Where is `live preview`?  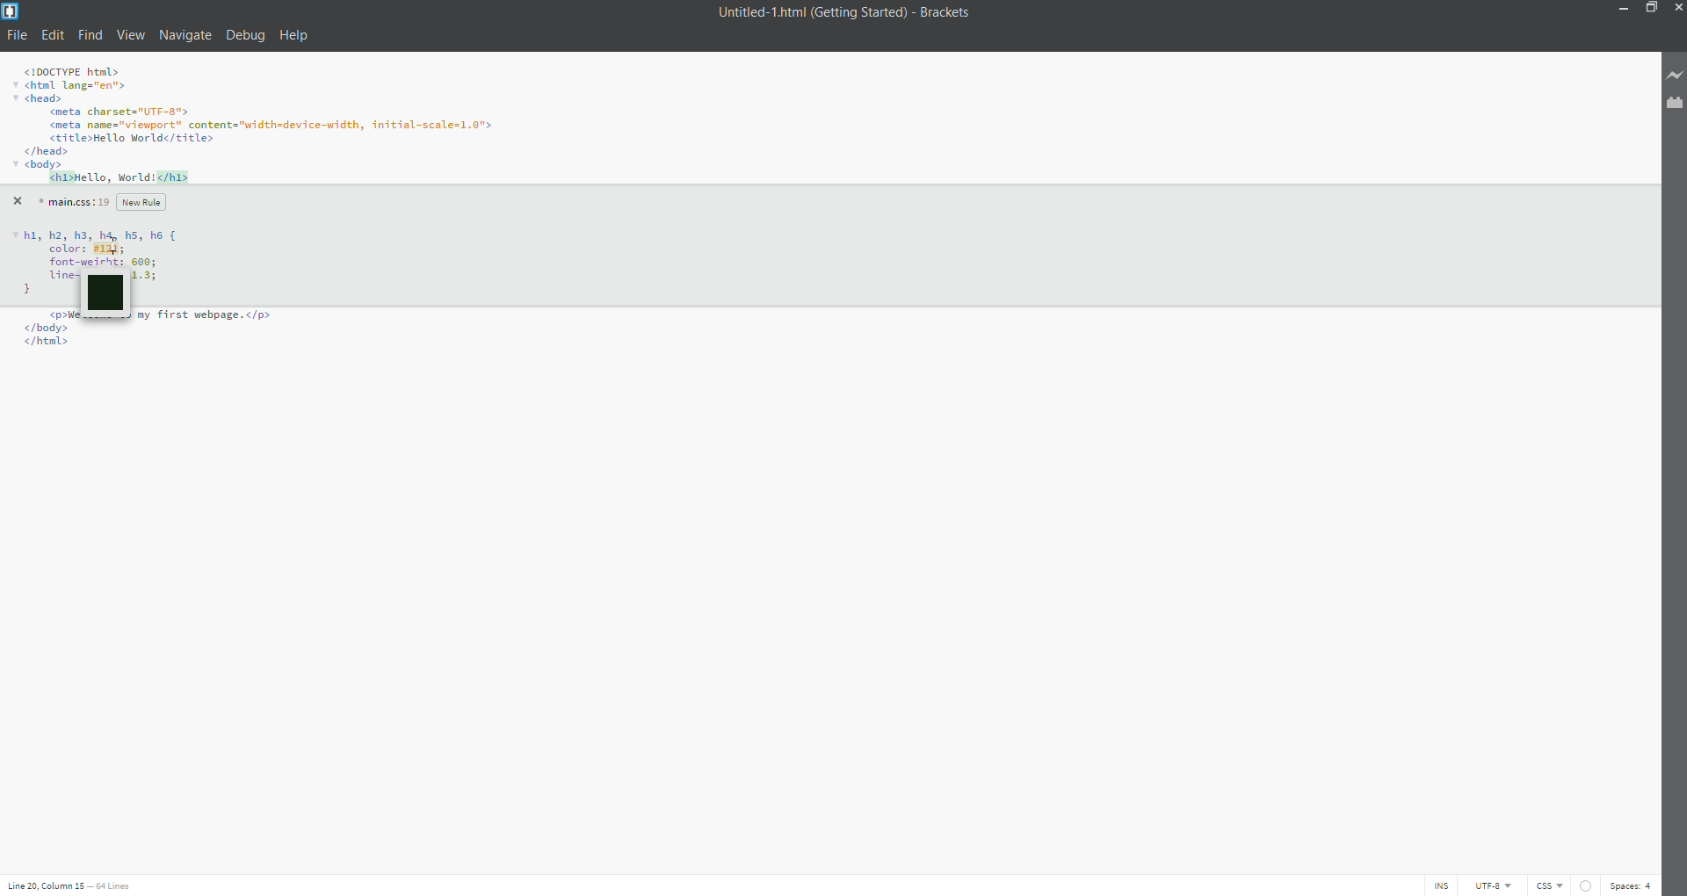
live preview is located at coordinates (1670, 76).